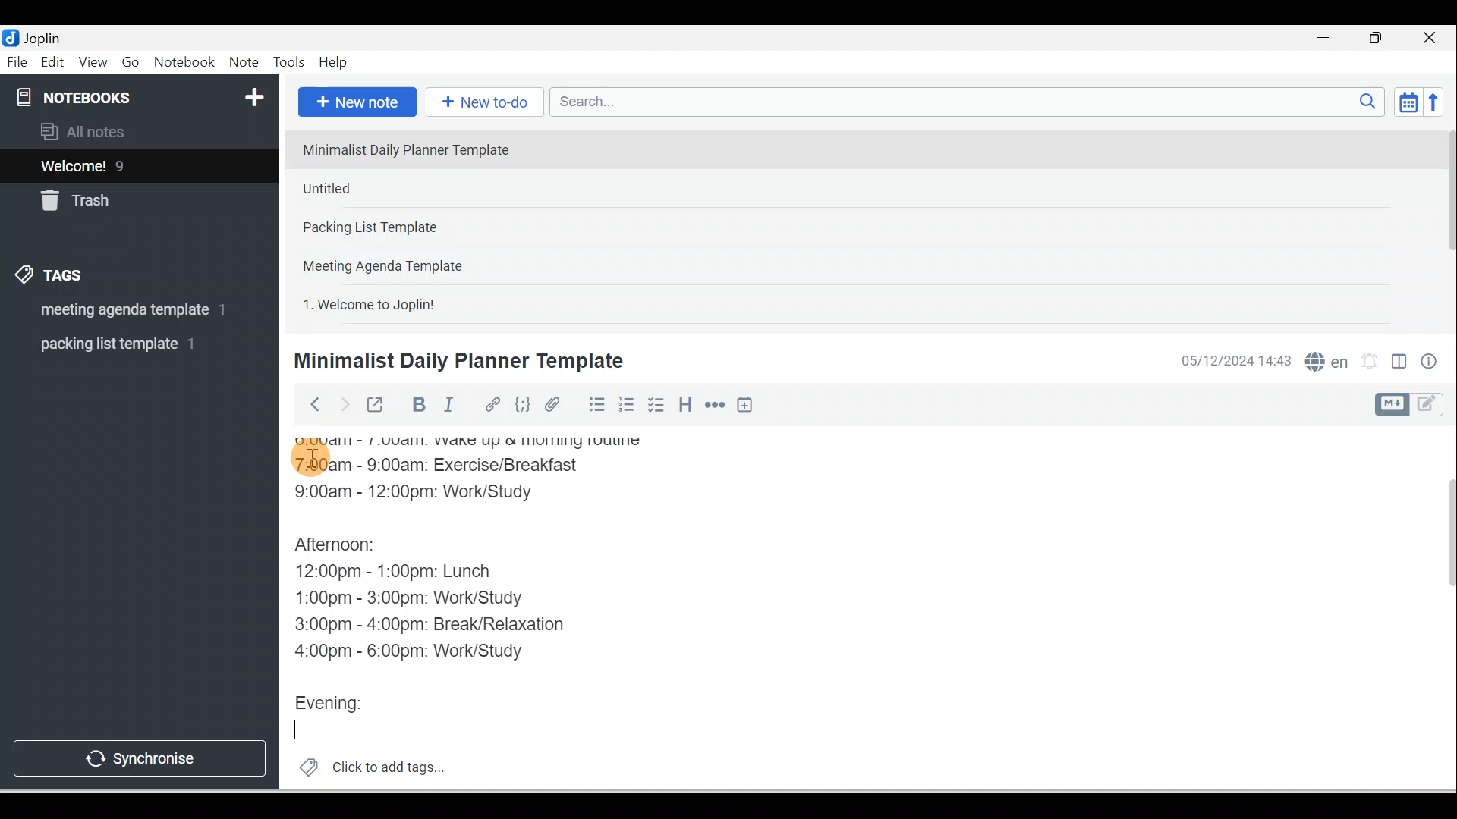 This screenshot has width=1457, height=819. I want to click on 6:00am - 7:00am: Wake up & morning routine, so click(480, 441).